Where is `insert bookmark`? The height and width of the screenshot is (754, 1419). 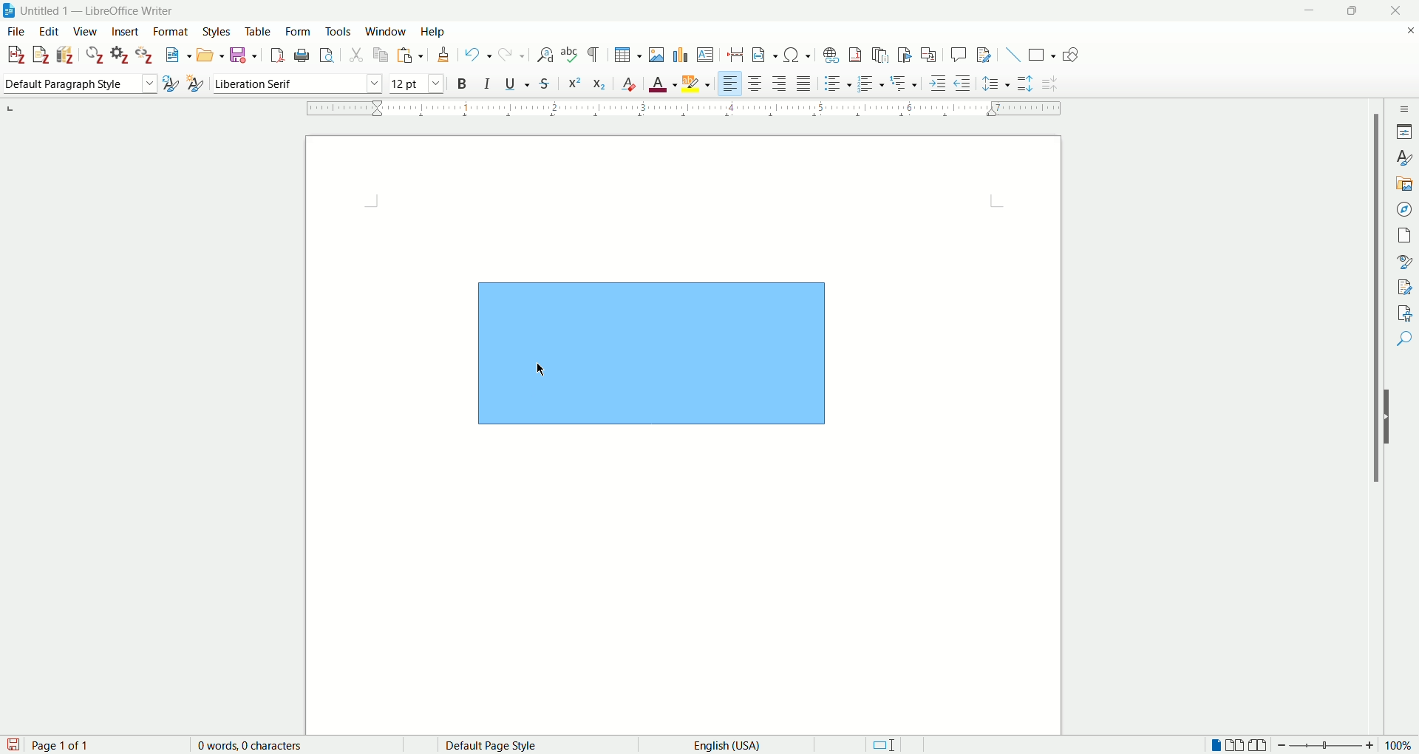 insert bookmark is located at coordinates (904, 55).